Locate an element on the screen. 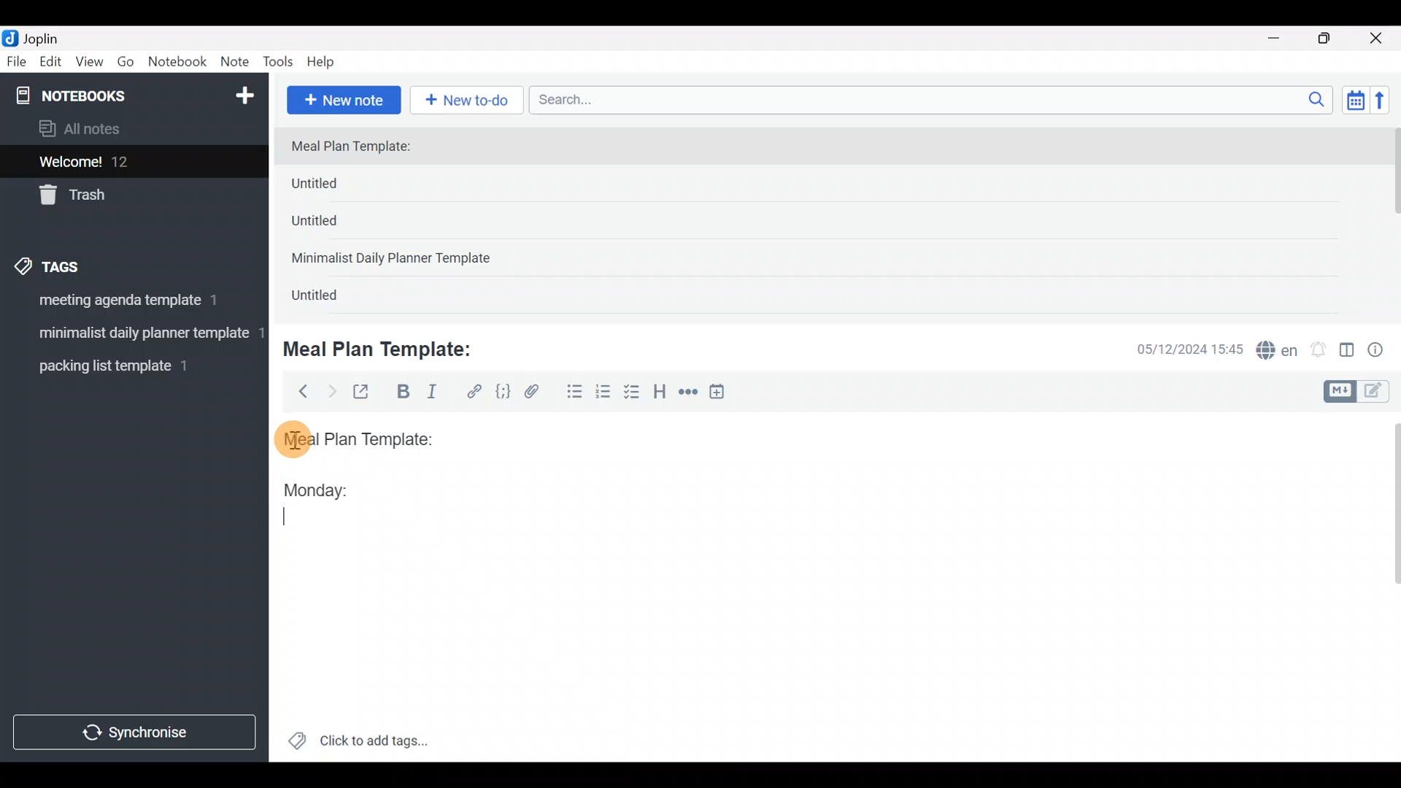 This screenshot has width=1401, height=788. Numbered list is located at coordinates (603, 395).